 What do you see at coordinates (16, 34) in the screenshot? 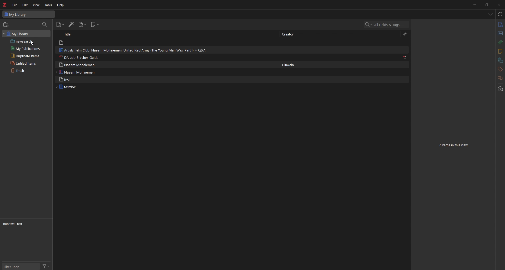
I see `My library` at bounding box center [16, 34].